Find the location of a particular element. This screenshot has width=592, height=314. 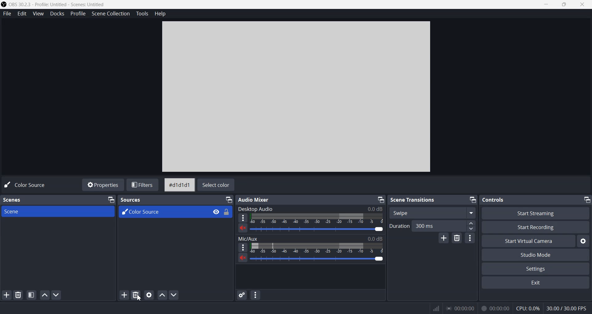

More is located at coordinates (243, 247).